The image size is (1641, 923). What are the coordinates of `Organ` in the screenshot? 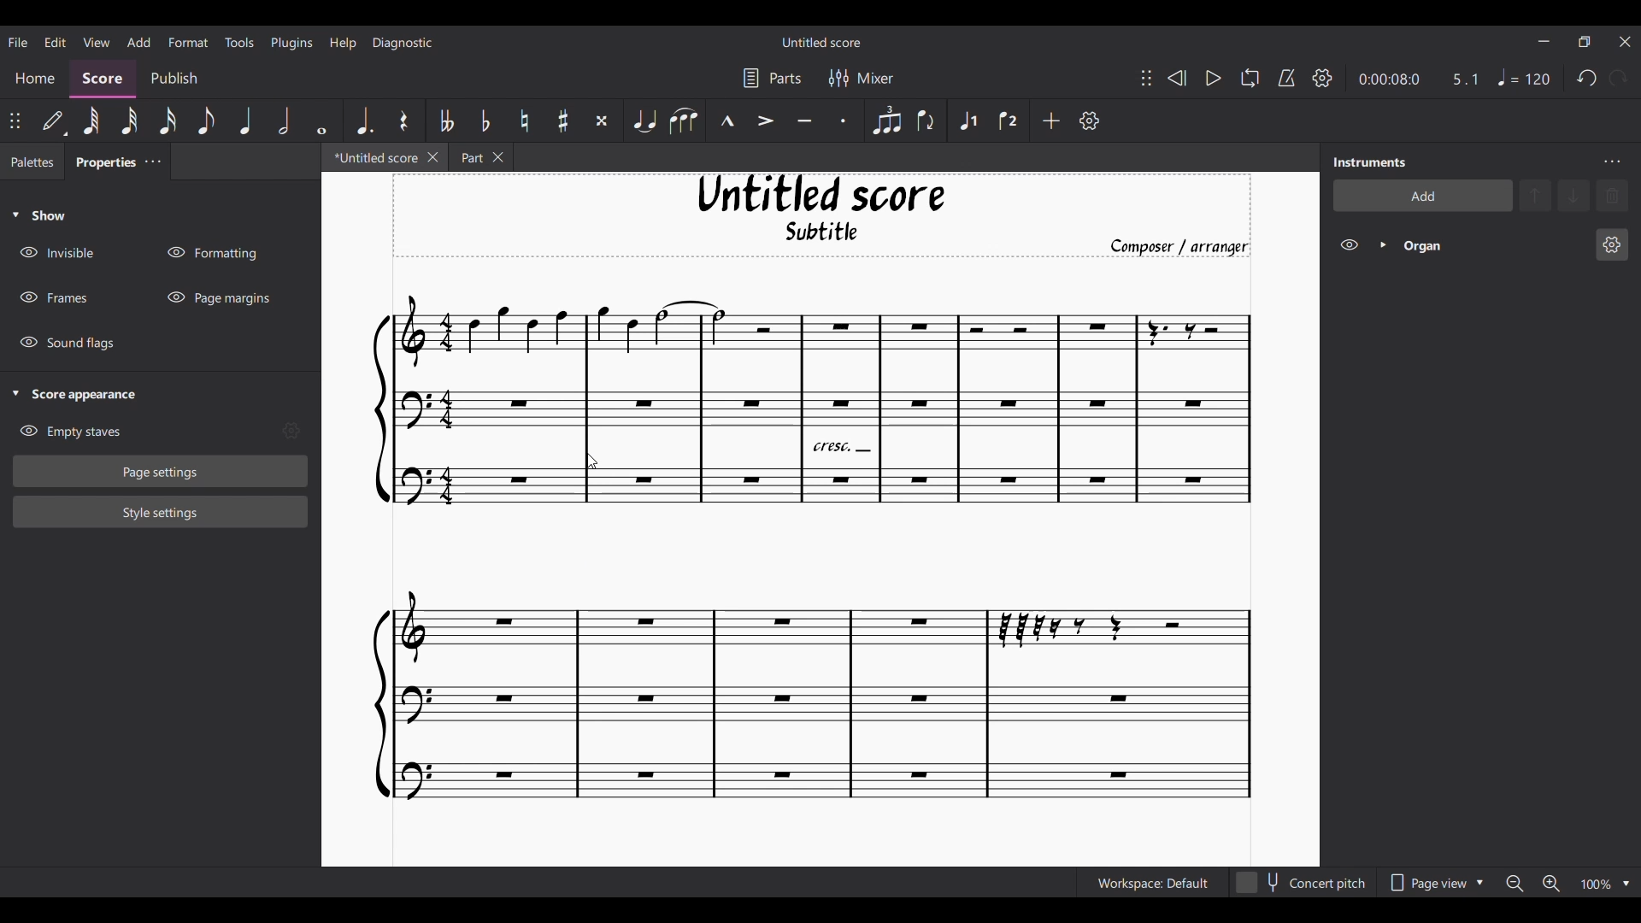 It's located at (1492, 245).